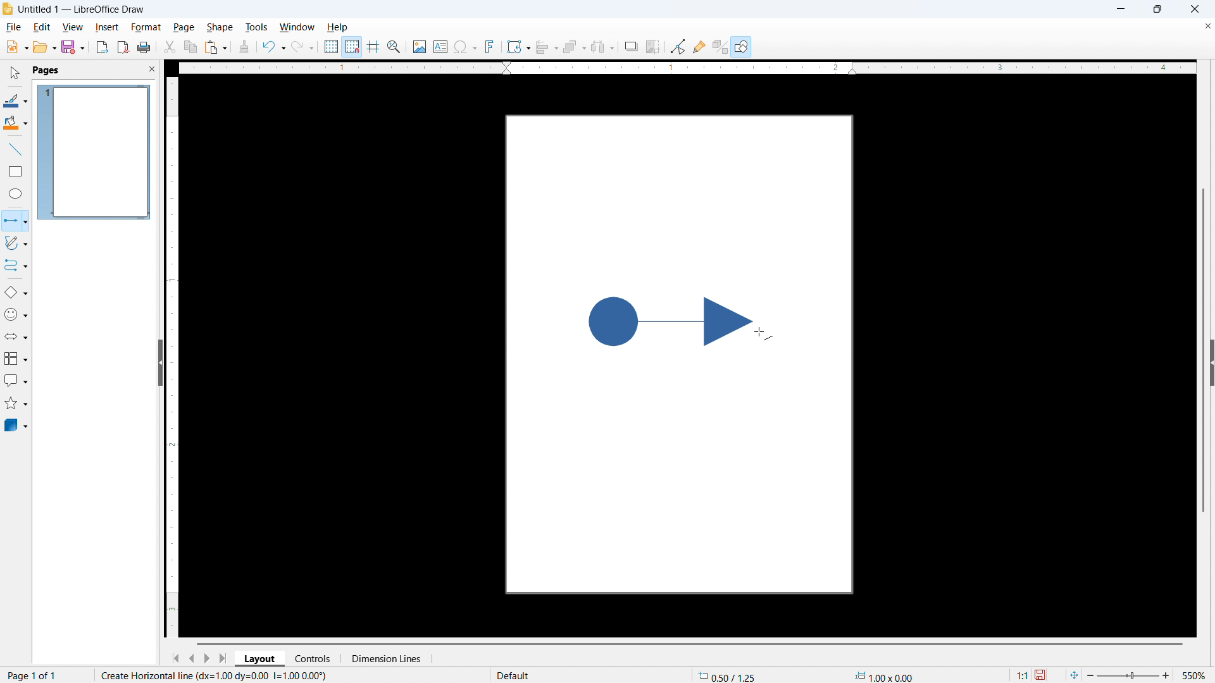  I want to click on Close document , so click(1207, 26).